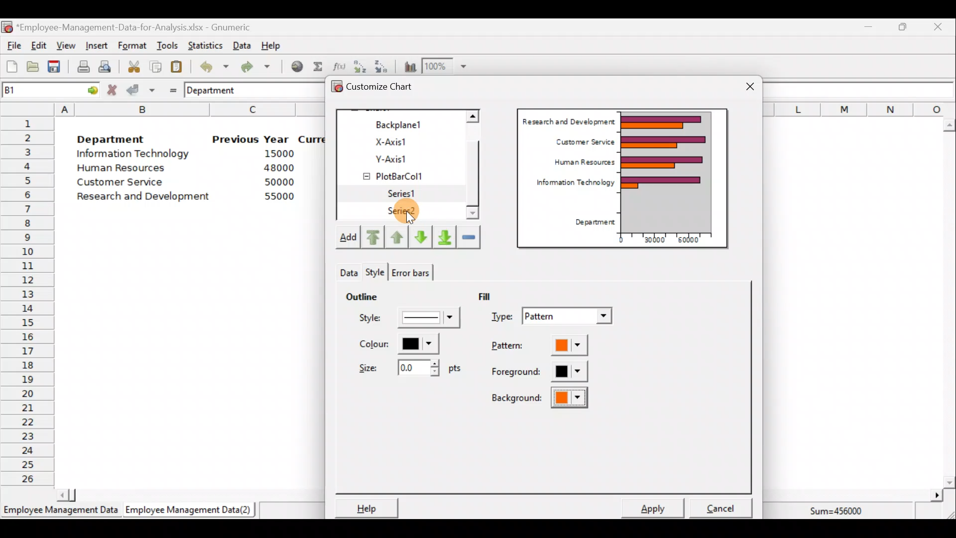  I want to click on Foreground, so click(540, 372).